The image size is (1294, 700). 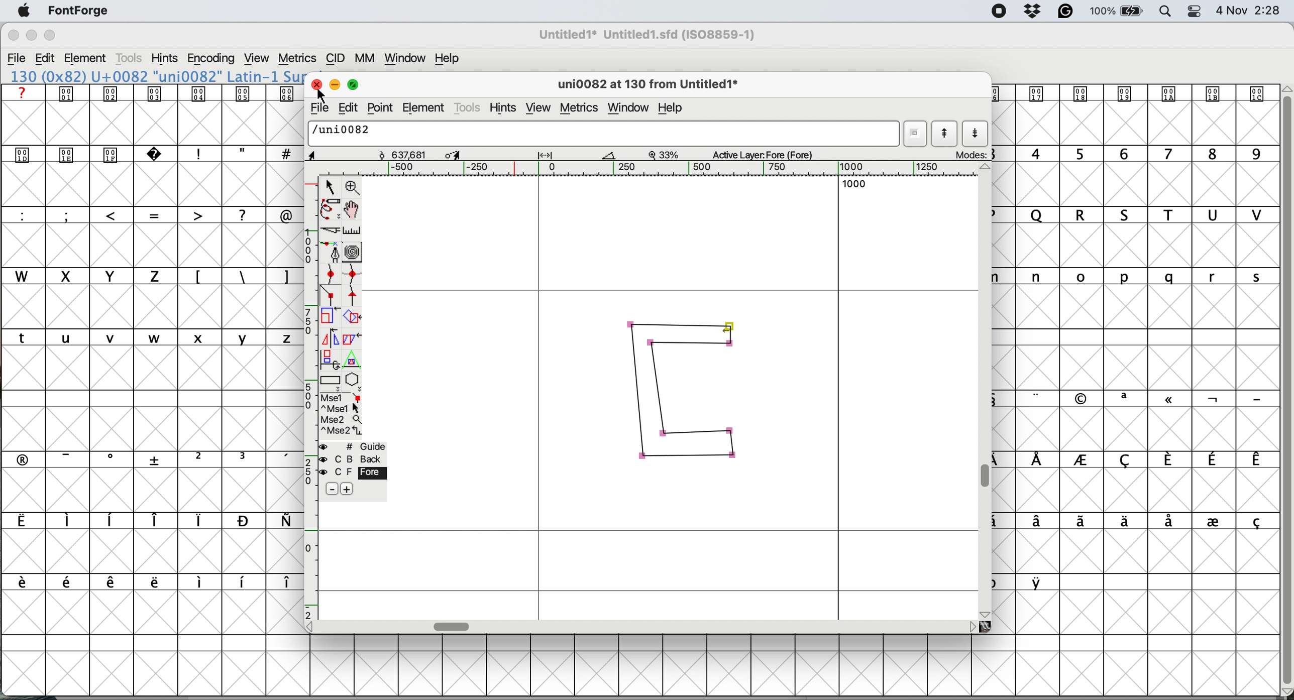 I want to click on uppercase letters, so click(x=88, y=276).